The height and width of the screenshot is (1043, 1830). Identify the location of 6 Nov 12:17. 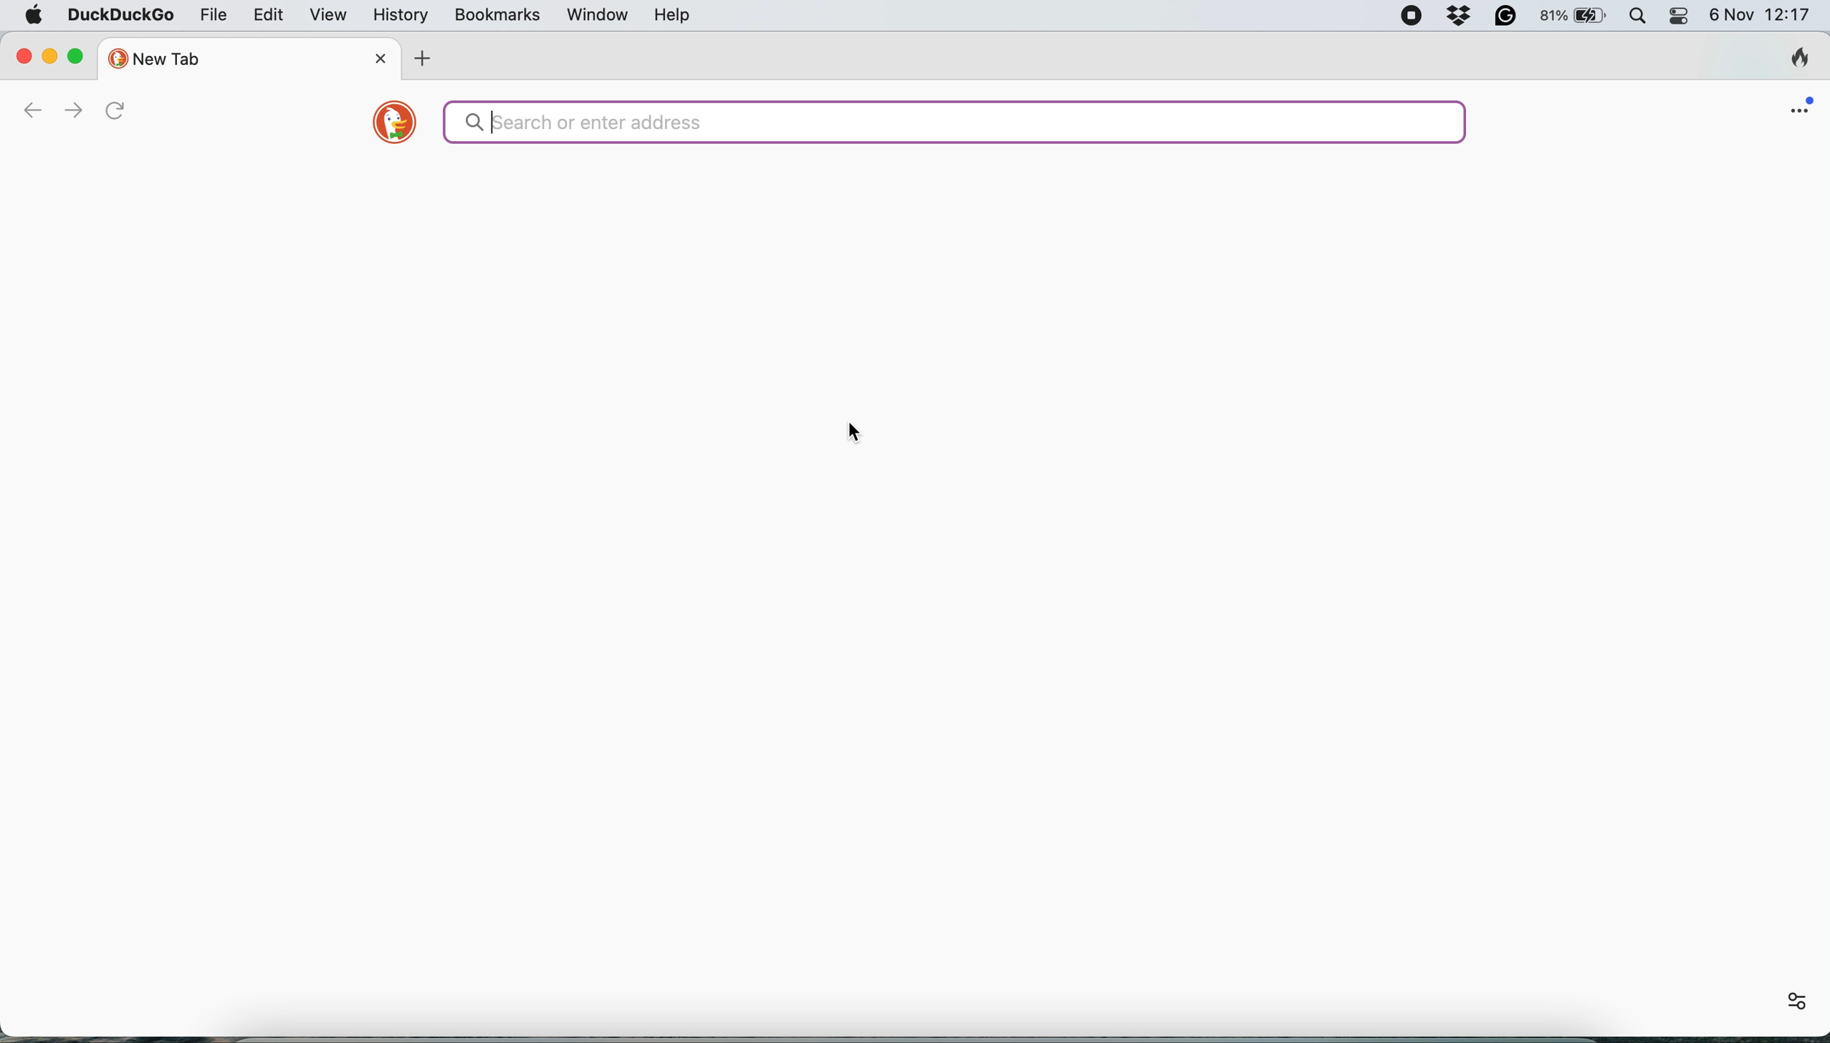
(1759, 14).